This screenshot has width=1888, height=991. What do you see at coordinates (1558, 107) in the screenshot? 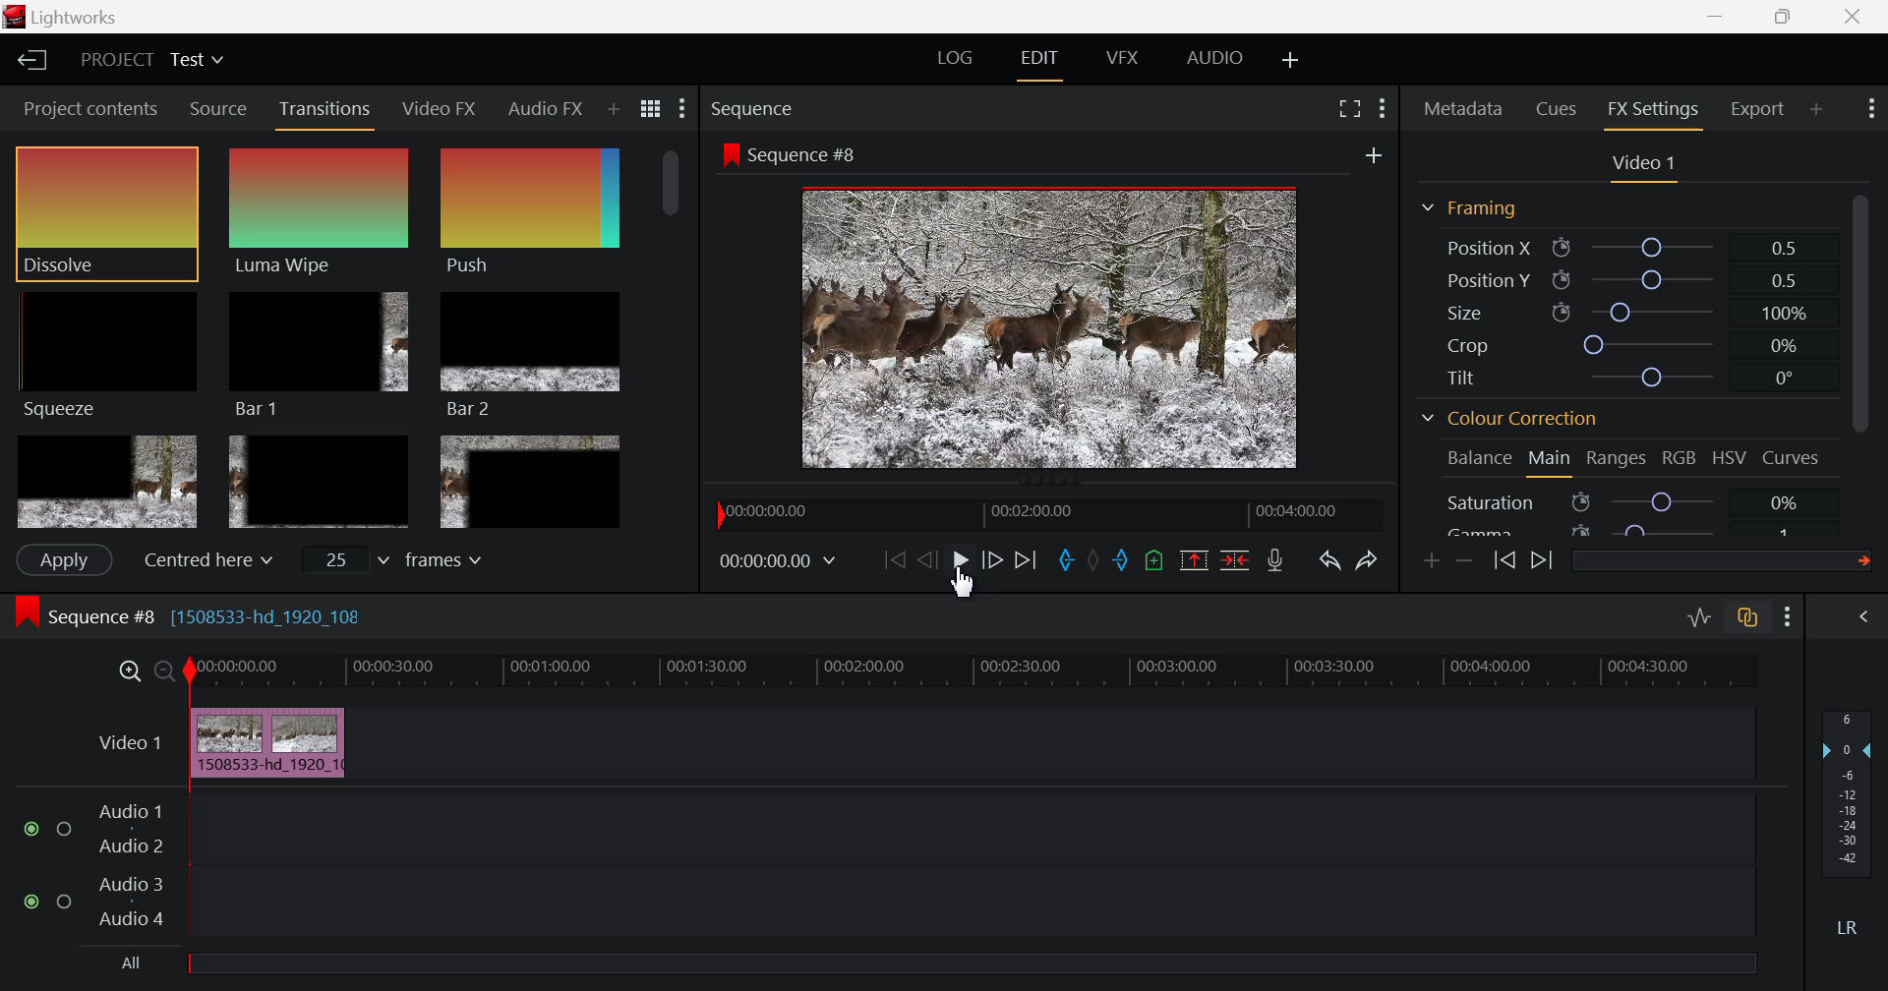
I see `Cues tab` at bounding box center [1558, 107].